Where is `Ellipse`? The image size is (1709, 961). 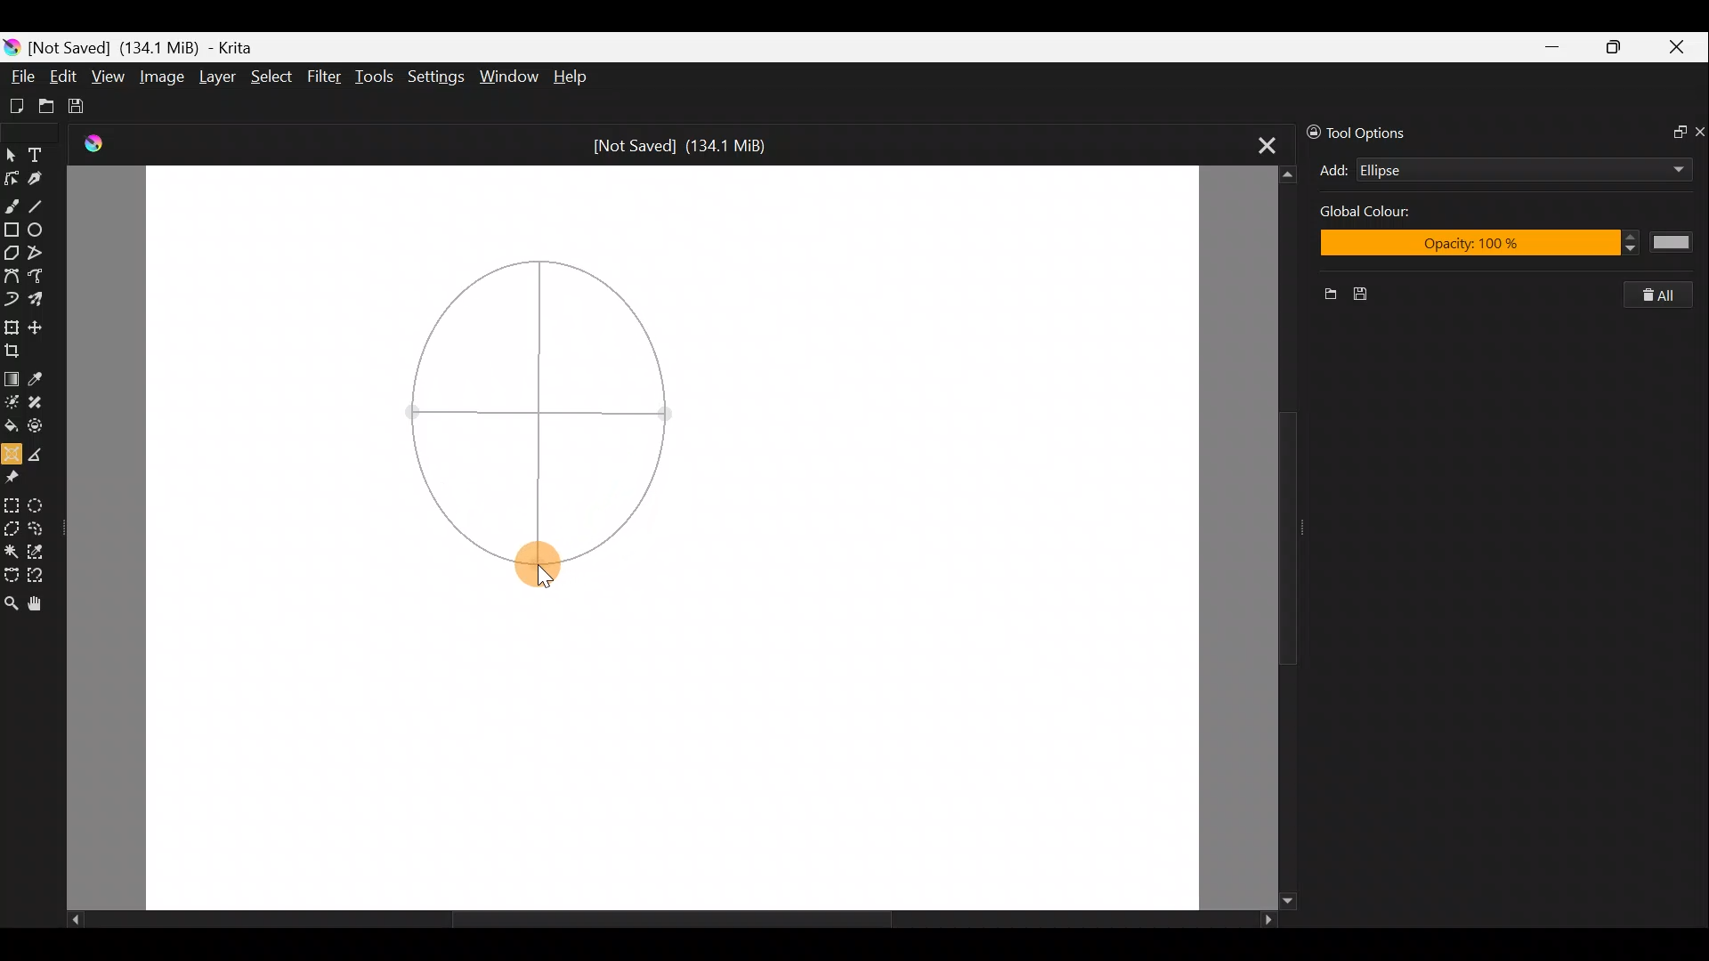
Ellipse is located at coordinates (1495, 170).